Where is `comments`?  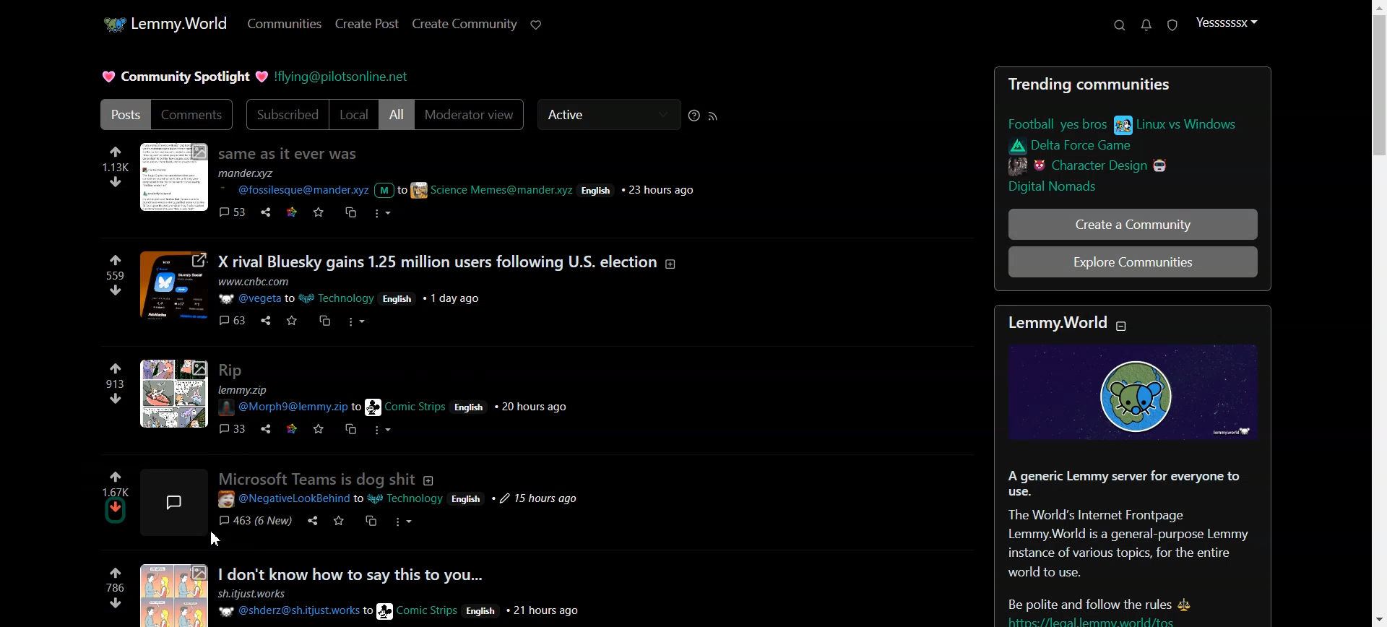
comments is located at coordinates (232, 320).